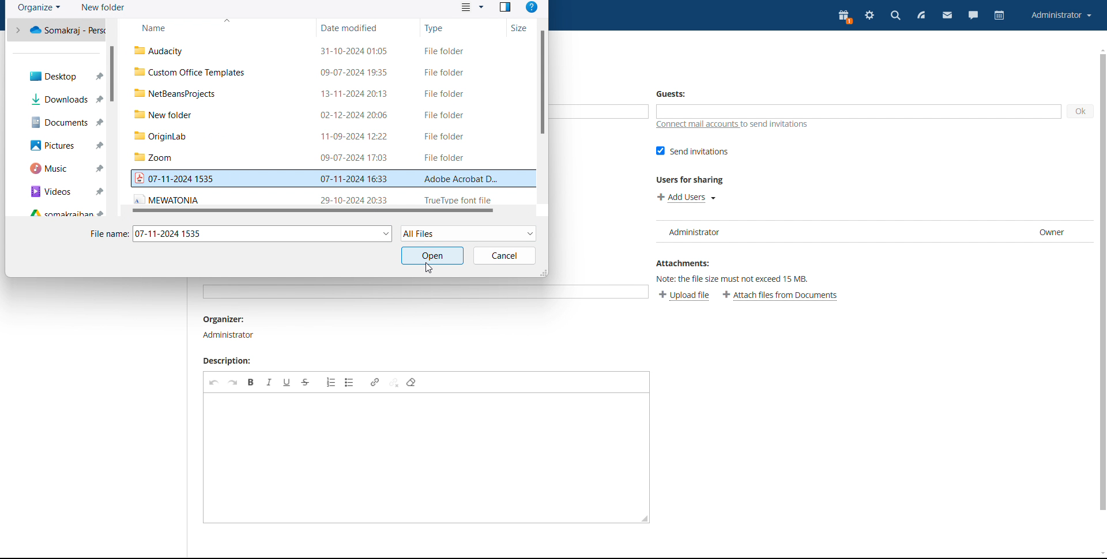 This screenshot has width=1107, height=559. I want to click on size, so click(521, 26).